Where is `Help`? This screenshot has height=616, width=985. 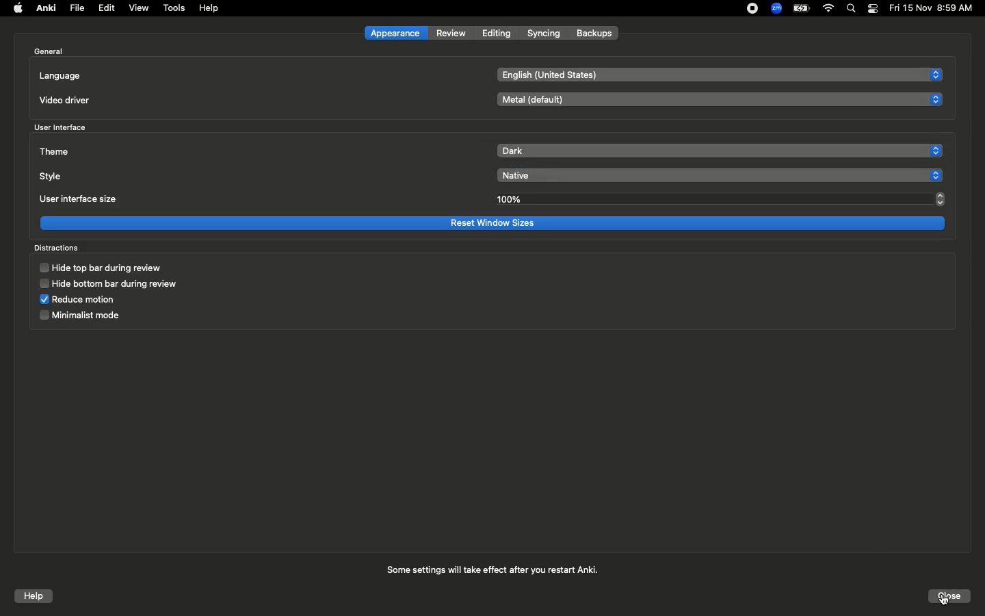 Help is located at coordinates (210, 8).